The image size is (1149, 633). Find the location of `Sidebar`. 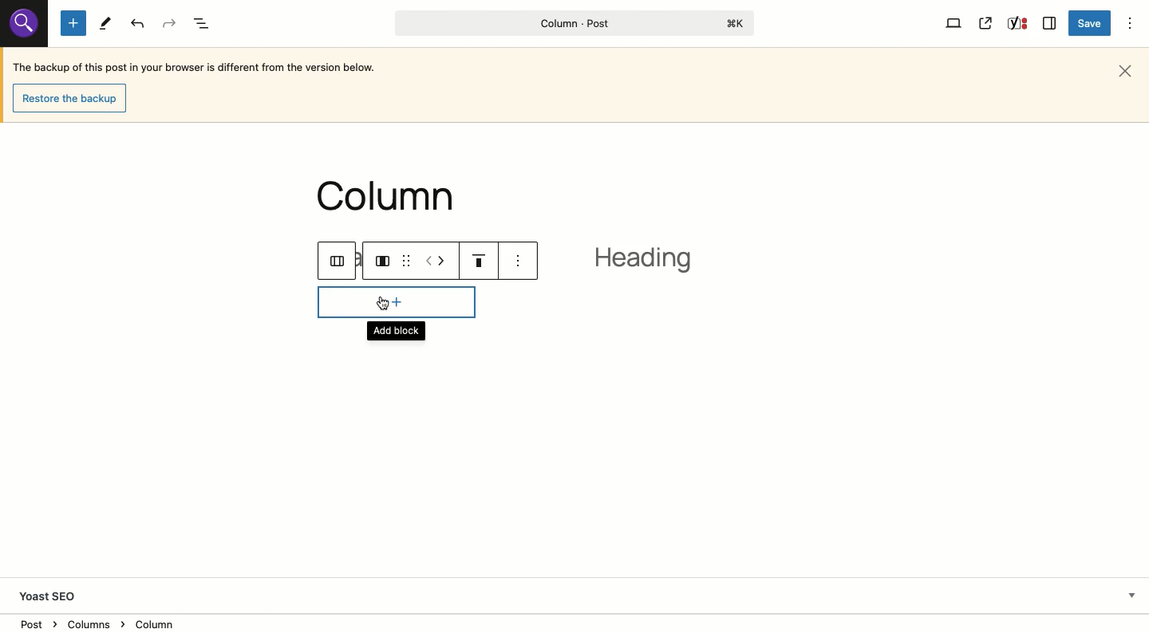

Sidebar is located at coordinates (1050, 22).